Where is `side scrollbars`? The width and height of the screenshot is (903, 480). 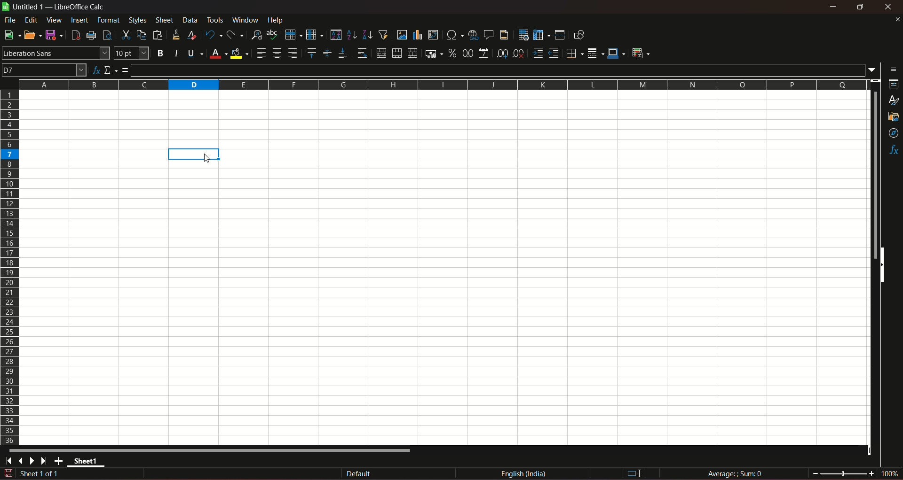 side scrollbars is located at coordinates (882, 265).